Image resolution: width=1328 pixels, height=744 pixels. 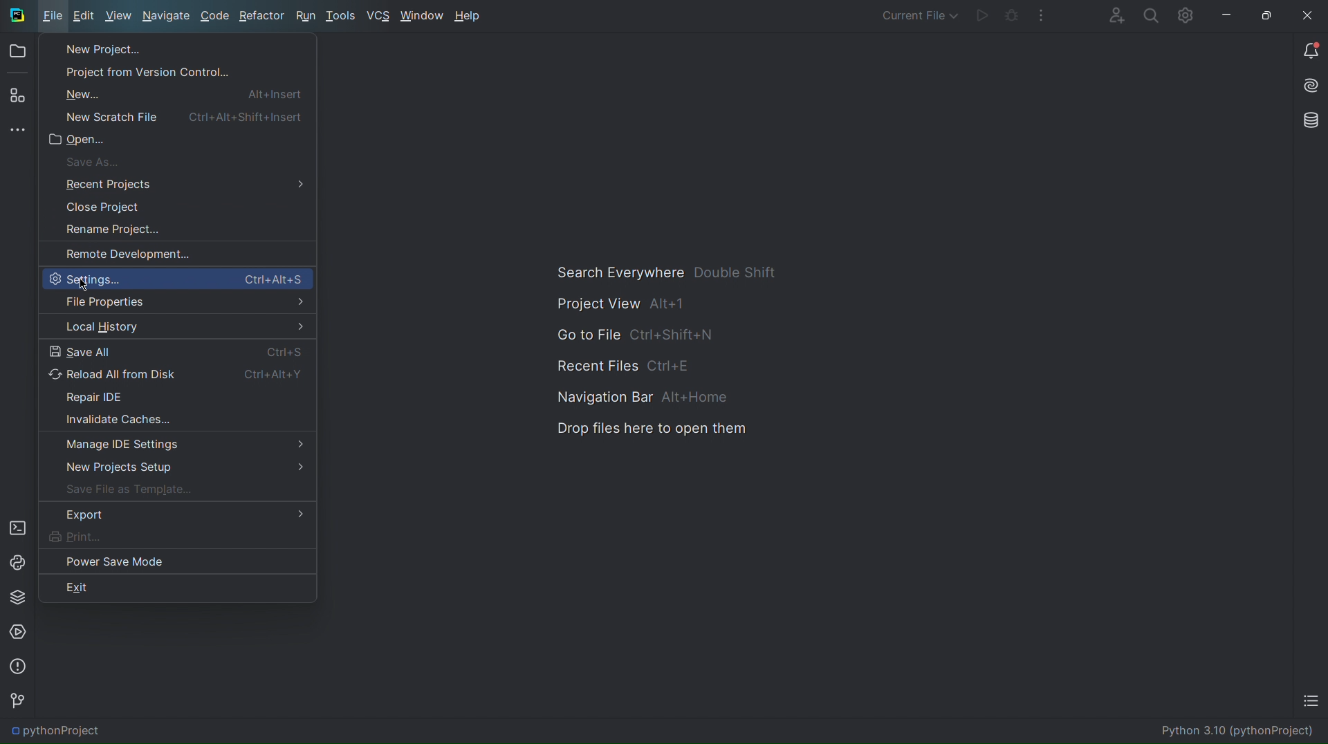 What do you see at coordinates (665, 271) in the screenshot?
I see `Search Everywhere` at bounding box center [665, 271].